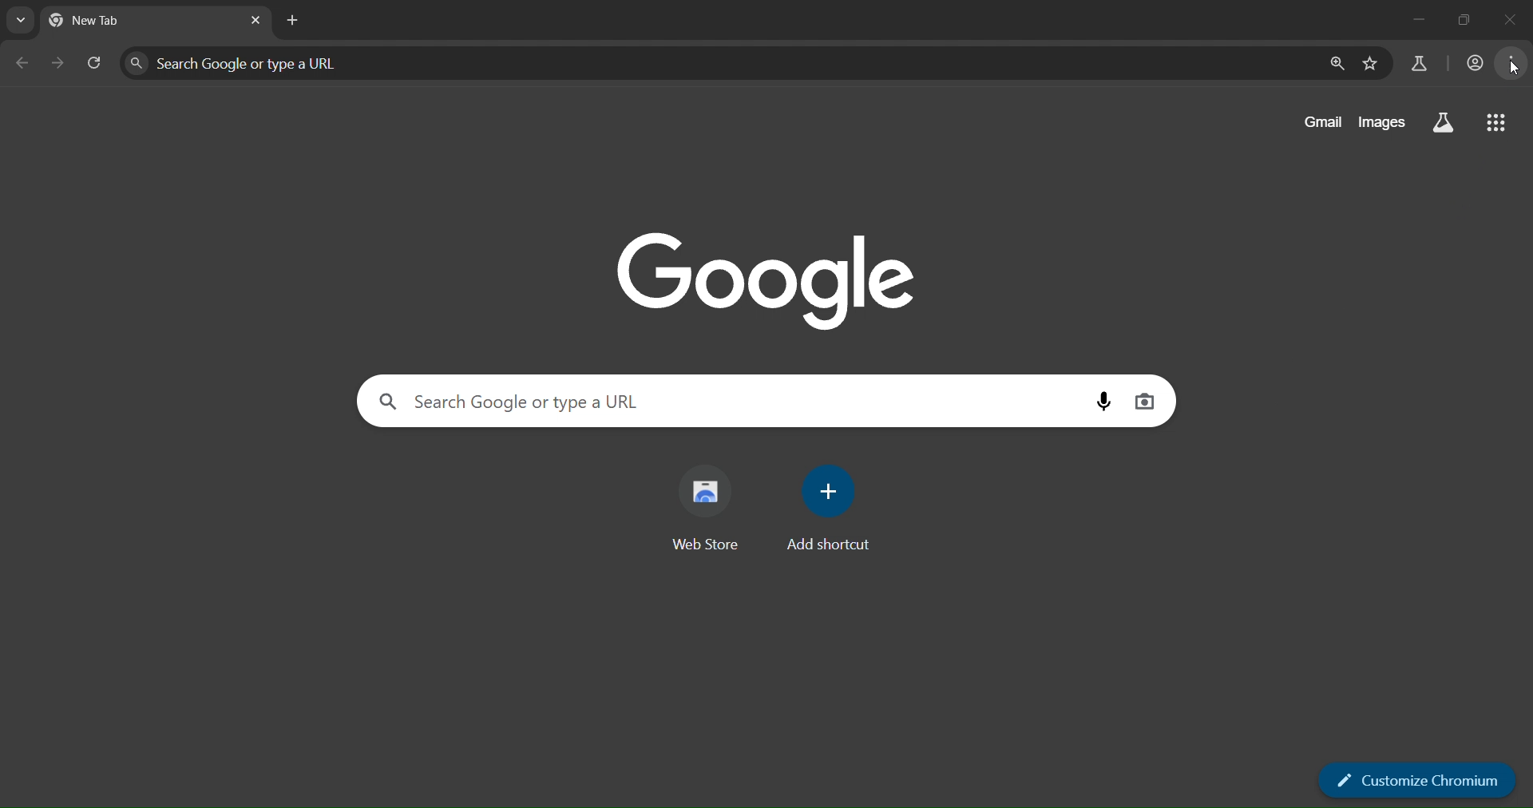  Describe the element at coordinates (833, 507) in the screenshot. I see `add shortcut` at that location.